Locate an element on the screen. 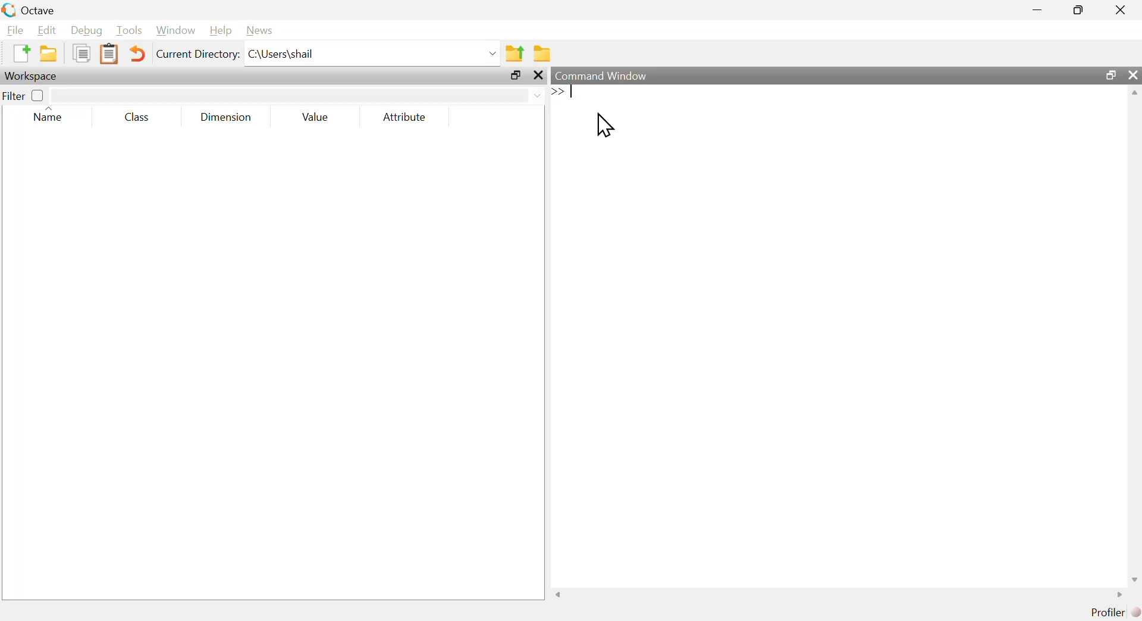 This screenshot has height=621, width=1142. Attribute is located at coordinates (406, 117).